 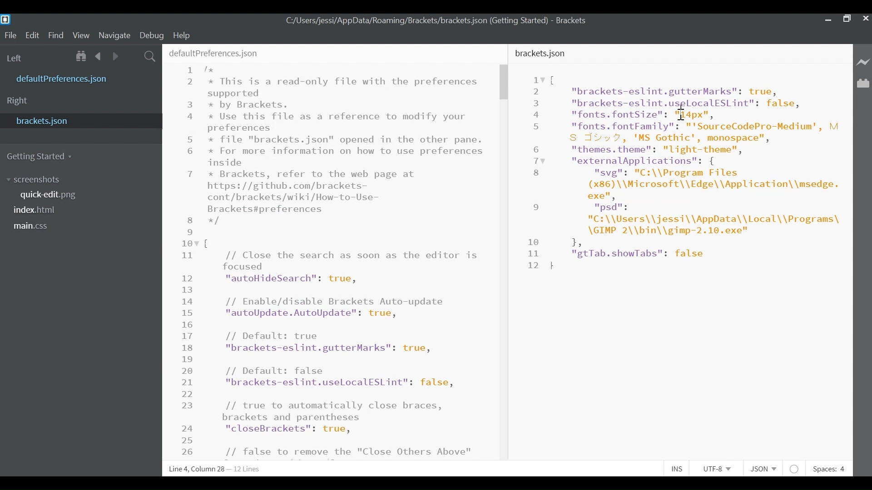 What do you see at coordinates (37, 211) in the screenshot?
I see `index.html` at bounding box center [37, 211].